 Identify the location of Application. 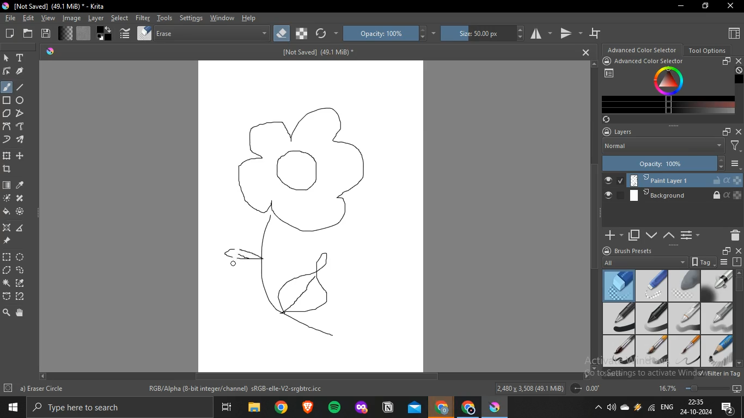
(334, 408).